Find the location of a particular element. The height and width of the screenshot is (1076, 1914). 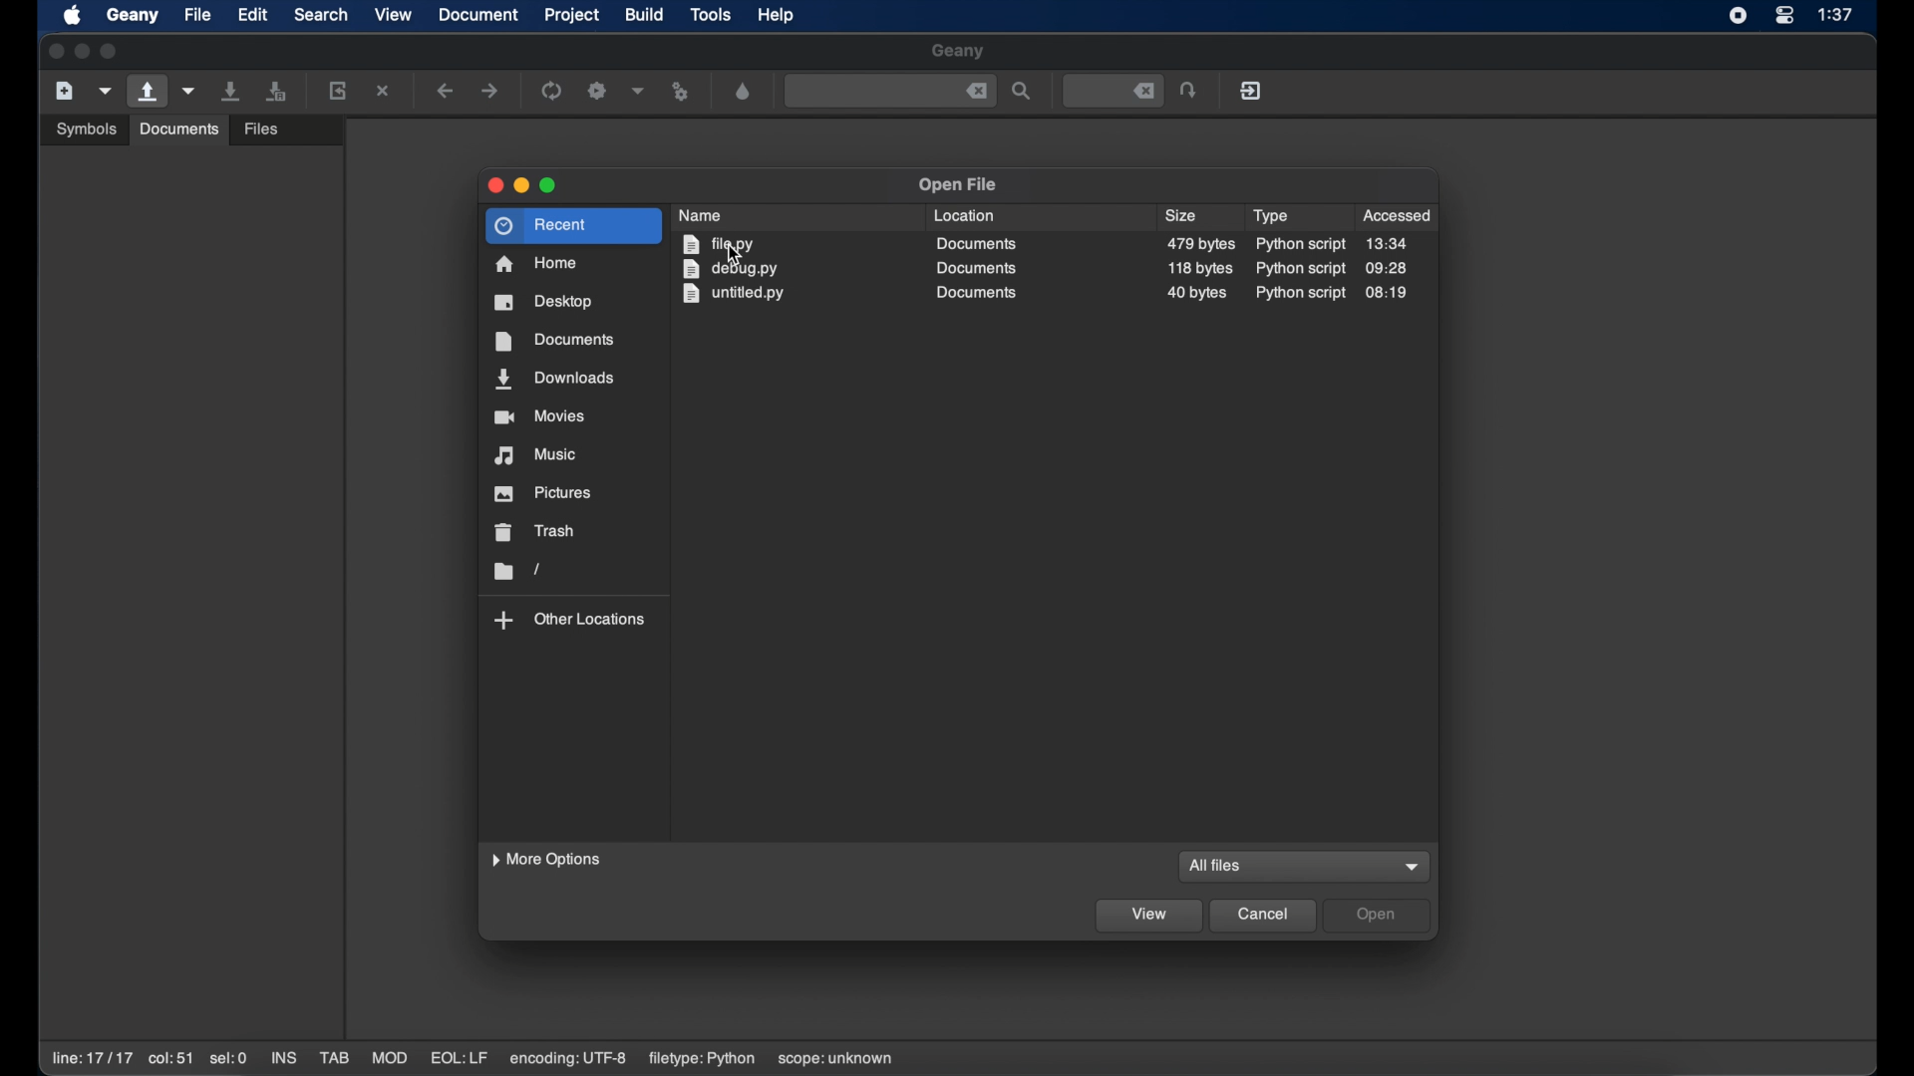

encoding: utf-8 is located at coordinates (568, 1059).